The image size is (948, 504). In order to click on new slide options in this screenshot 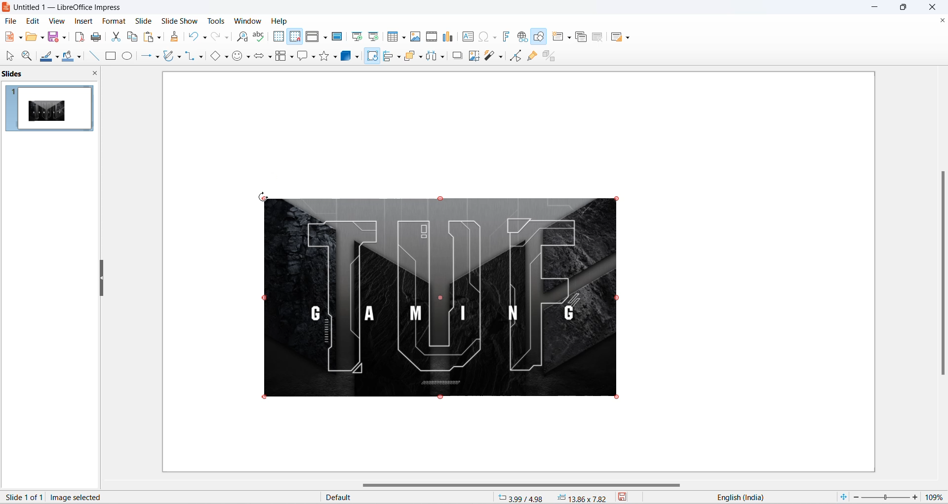, I will do `click(570, 37)`.